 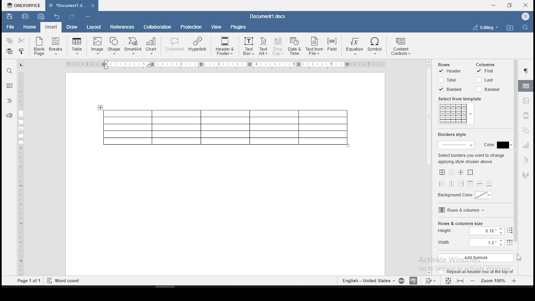 I want to click on SmartArt, so click(x=132, y=46).